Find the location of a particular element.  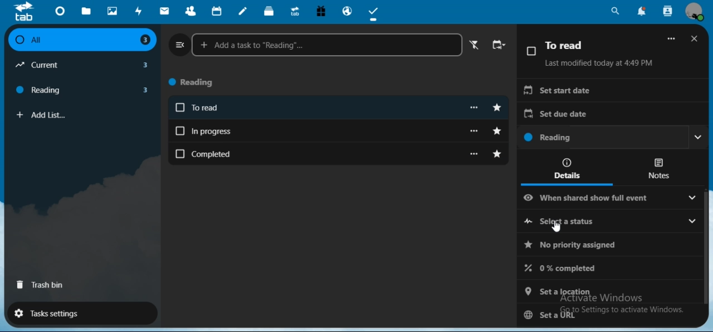

email hosting is located at coordinates (348, 12).